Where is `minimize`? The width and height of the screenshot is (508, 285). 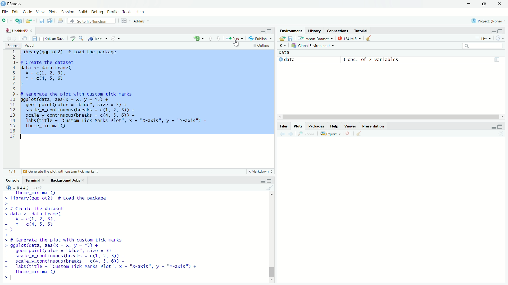
minimize is located at coordinates (260, 180).